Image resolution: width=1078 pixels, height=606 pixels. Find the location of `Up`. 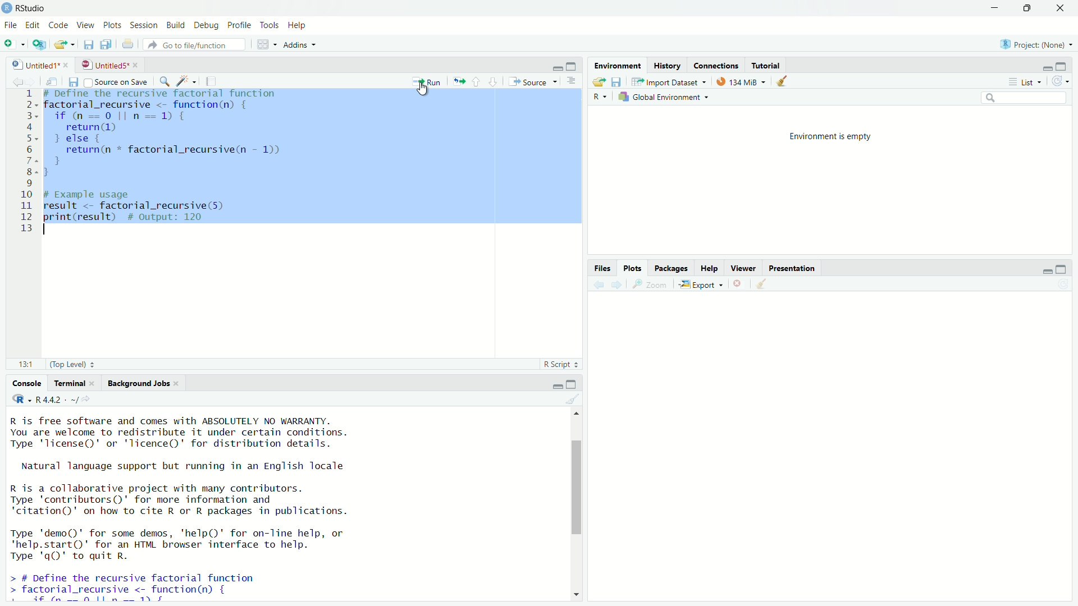

Up is located at coordinates (580, 413).